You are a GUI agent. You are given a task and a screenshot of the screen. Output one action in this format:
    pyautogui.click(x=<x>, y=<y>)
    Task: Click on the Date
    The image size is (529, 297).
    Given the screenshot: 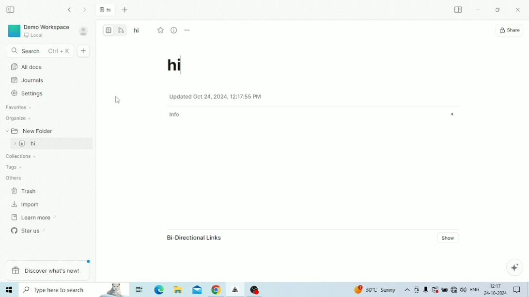 What is the action you would take?
    pyautogui.click(x=495, y=293)
    